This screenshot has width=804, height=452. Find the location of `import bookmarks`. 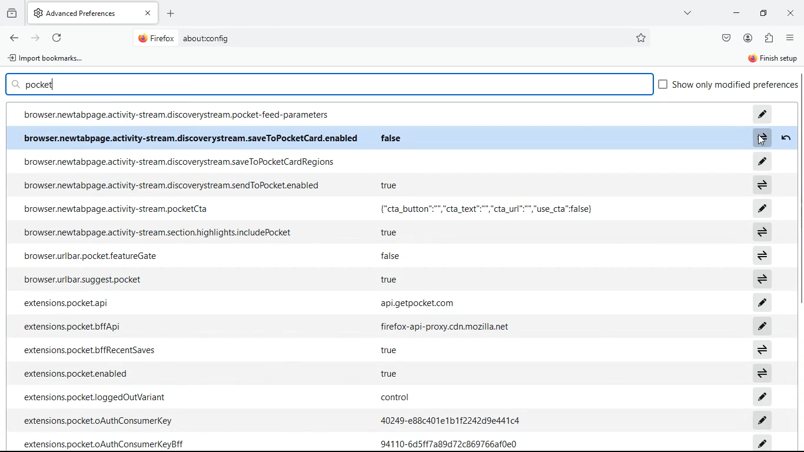

import bookmarks is located at coordinates (47, 59).